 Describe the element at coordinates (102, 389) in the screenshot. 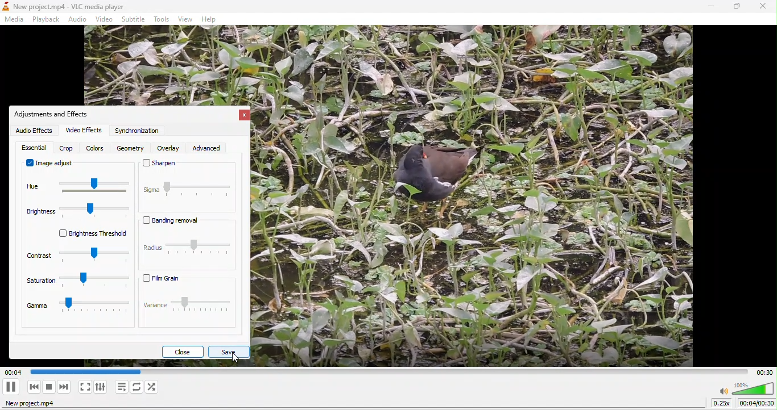

I see `show extended settings` at that location.